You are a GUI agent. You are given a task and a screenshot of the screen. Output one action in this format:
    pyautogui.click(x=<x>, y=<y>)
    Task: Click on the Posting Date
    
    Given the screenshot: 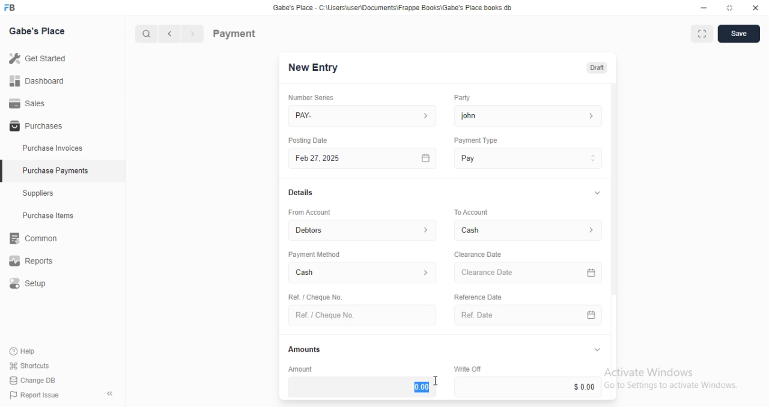 What is the action you would take?
    pyautogui.click(x=309, y=140)
    